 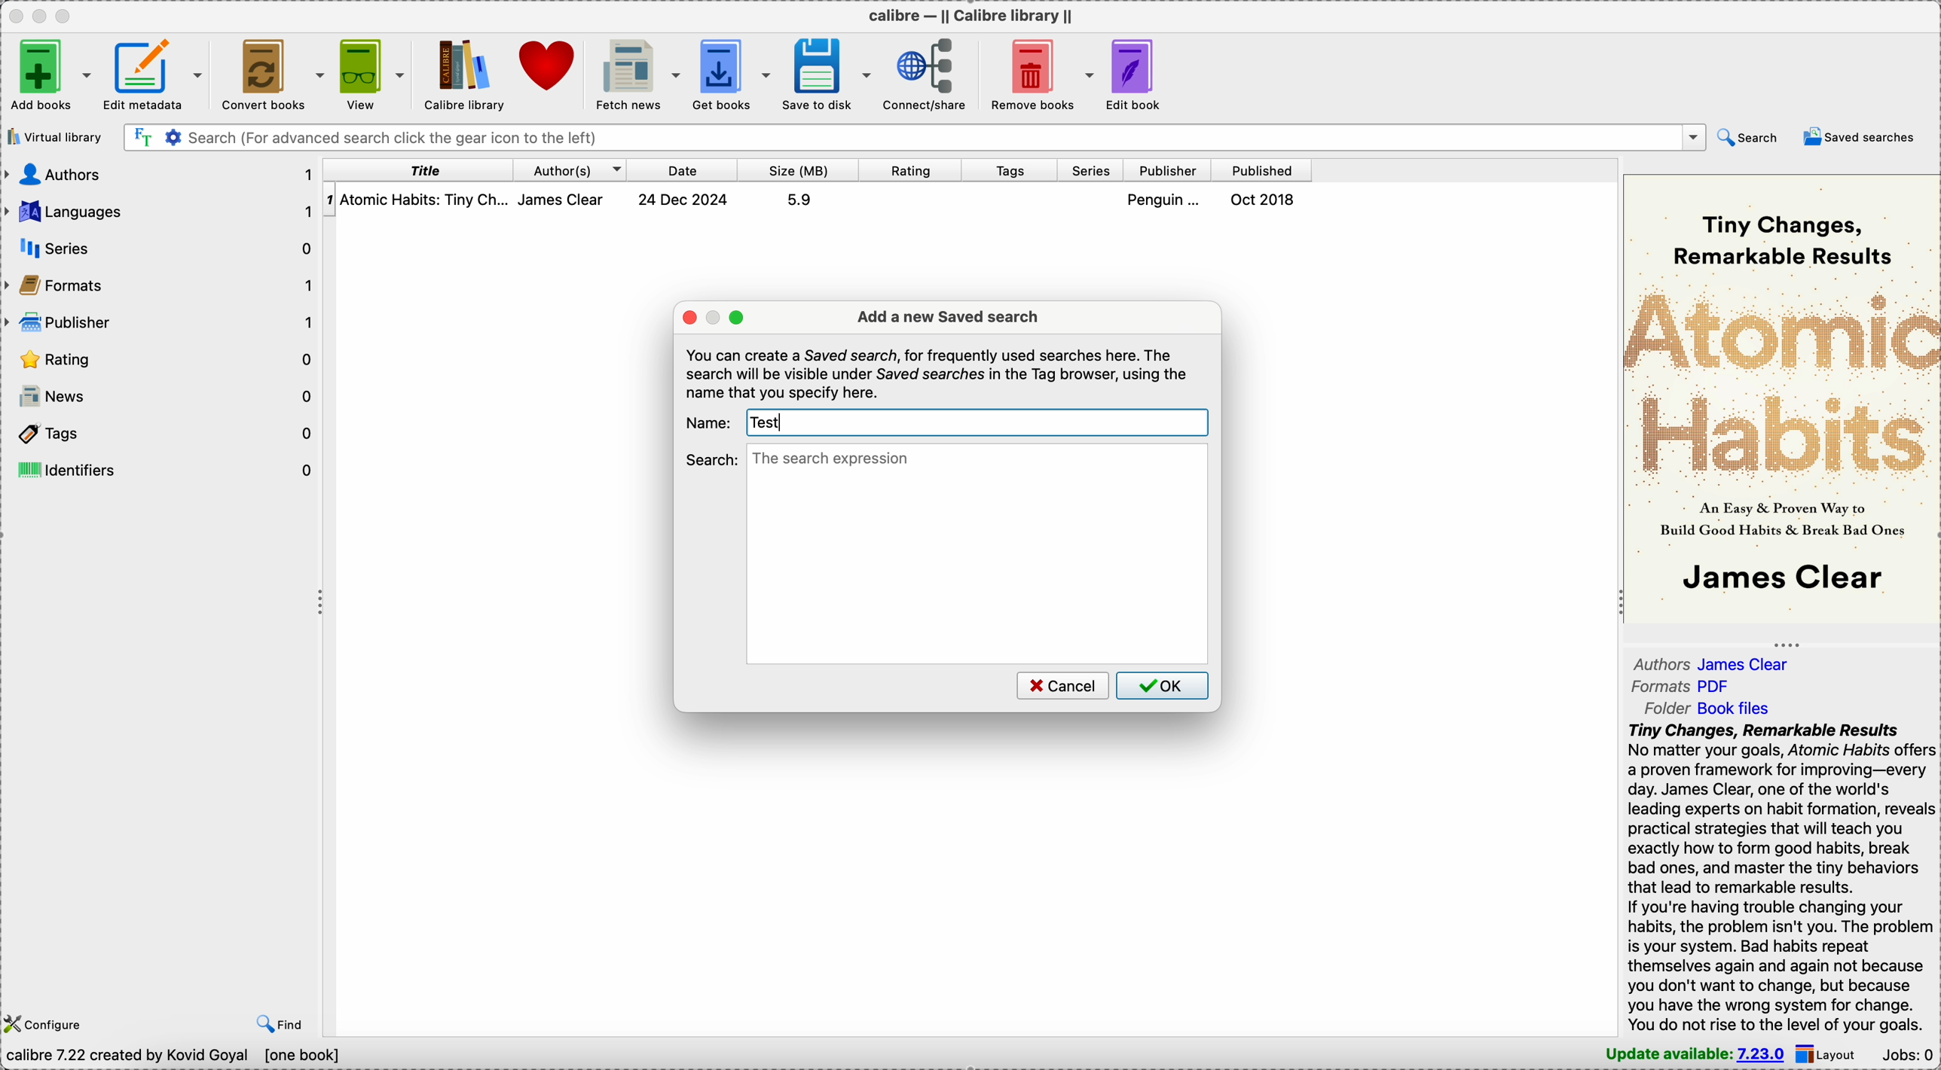 I want to click on edit metadata, so click(x=155, y=72).